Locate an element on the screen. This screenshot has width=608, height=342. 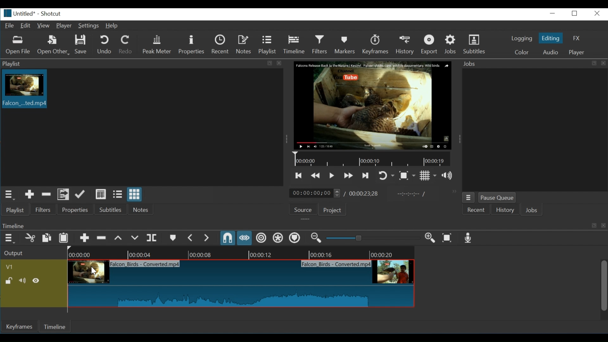
Properties is located at coordinates (191, 45).